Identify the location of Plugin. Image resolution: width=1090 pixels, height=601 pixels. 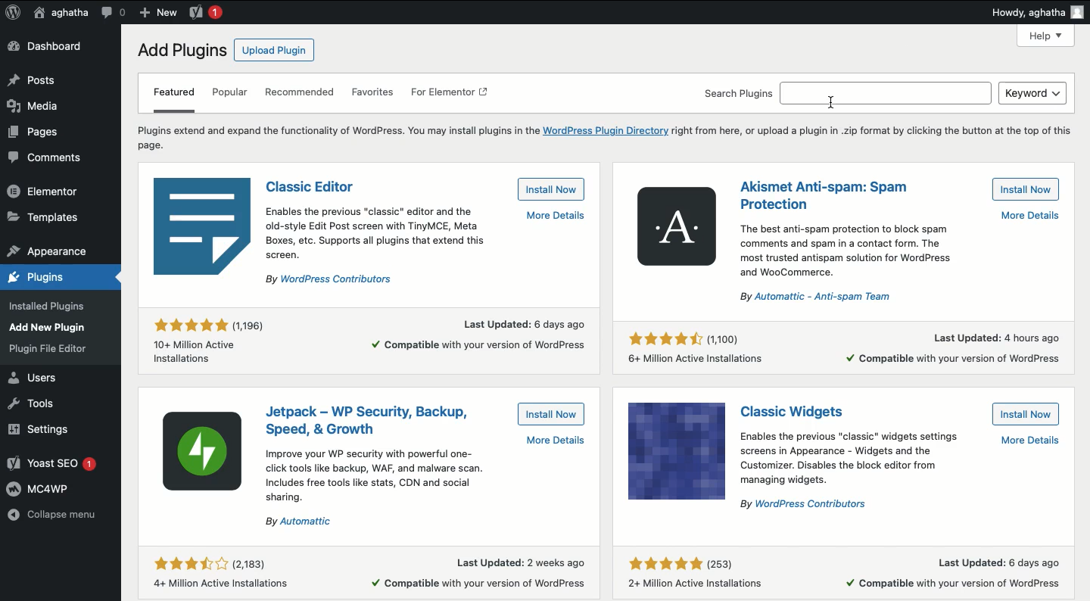
(369, 418).